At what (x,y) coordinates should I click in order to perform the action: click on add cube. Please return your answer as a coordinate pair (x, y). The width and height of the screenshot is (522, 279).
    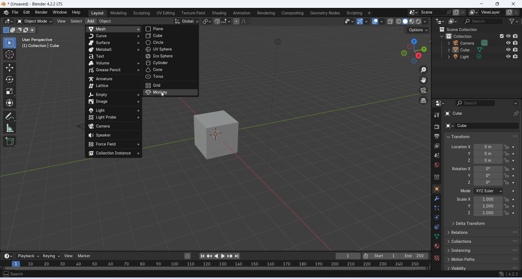
    Looking at the image, I should click on (10, 141).